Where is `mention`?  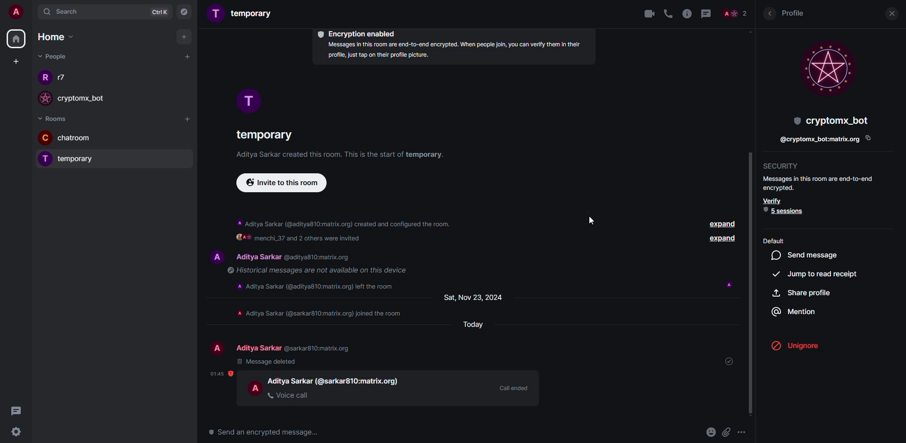
mention is located at coordinates (796, 311).